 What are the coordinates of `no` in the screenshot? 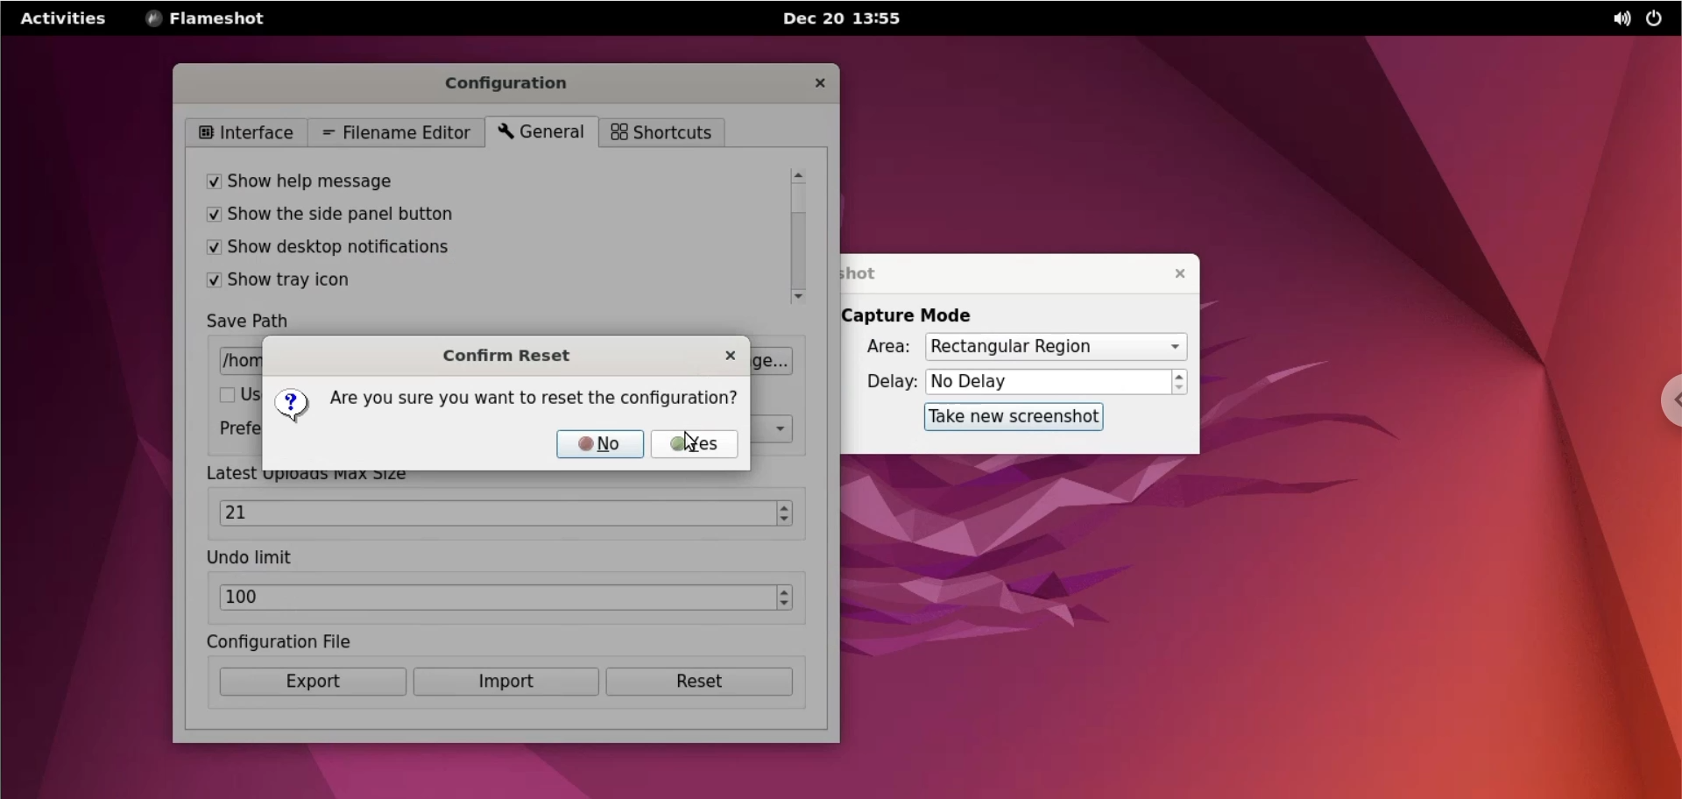 It's located at (604, 444).